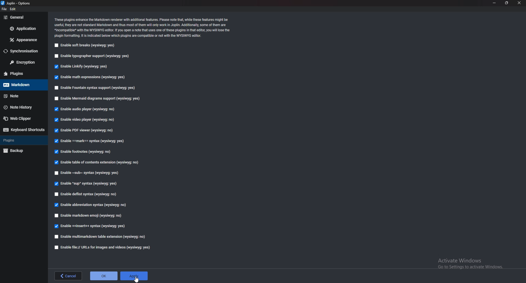  I want to click on enable Mark Syntax, so click(92, 141).